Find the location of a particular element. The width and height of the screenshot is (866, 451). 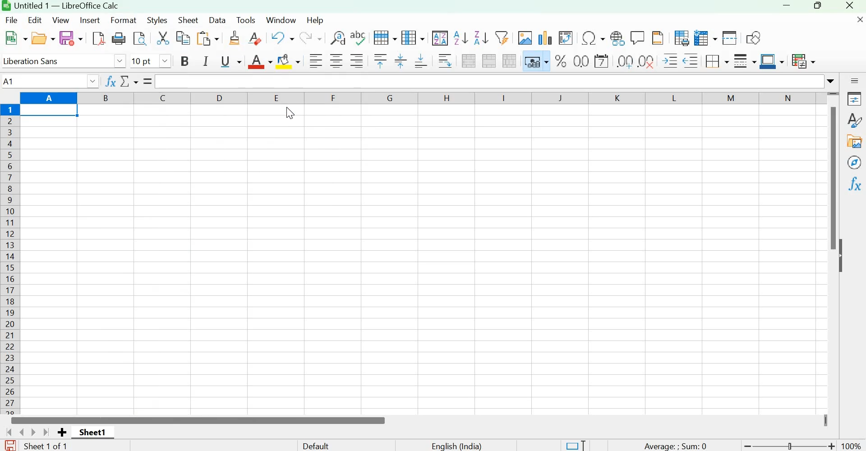

Help is located at coordinates (316, 20).